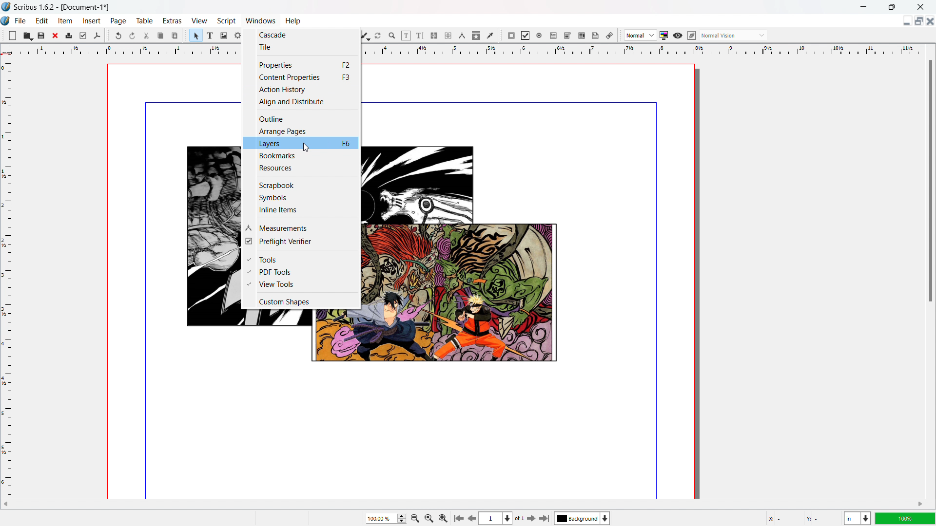  What do you see at coordinates (123, 51) in the screenshot?
I see `horizontal ruler` at bounding box center [123, 51].